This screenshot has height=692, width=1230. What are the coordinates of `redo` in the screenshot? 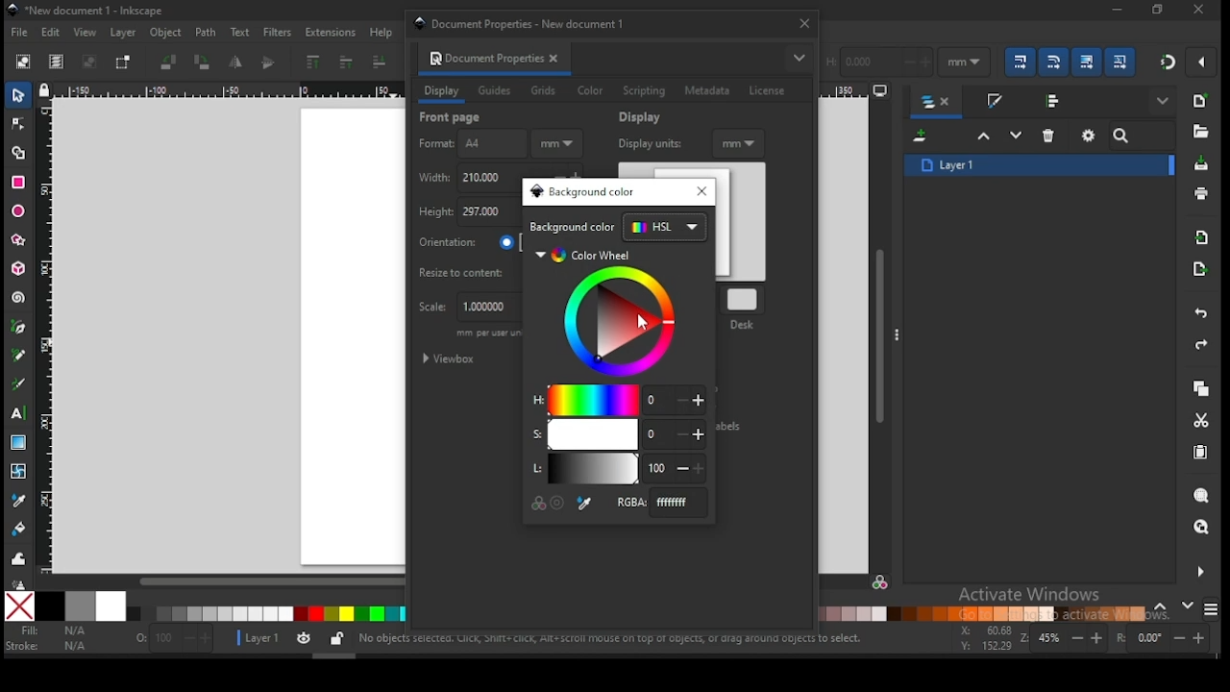 It's located at (1199, 346).